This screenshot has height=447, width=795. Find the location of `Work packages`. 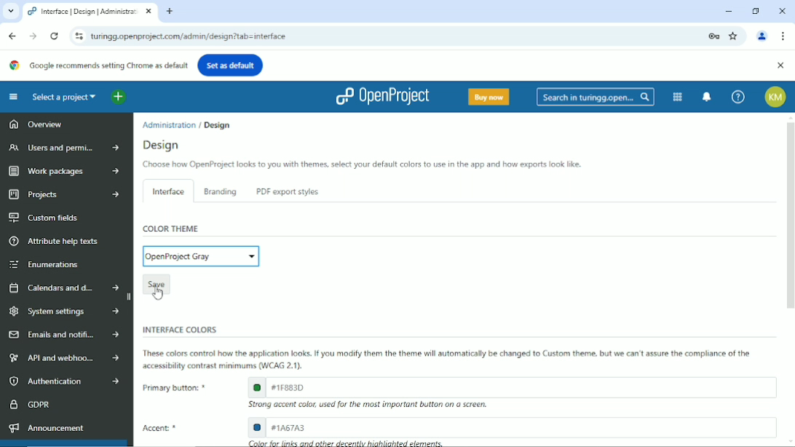

Work packages is located at coordinates (60, 171).